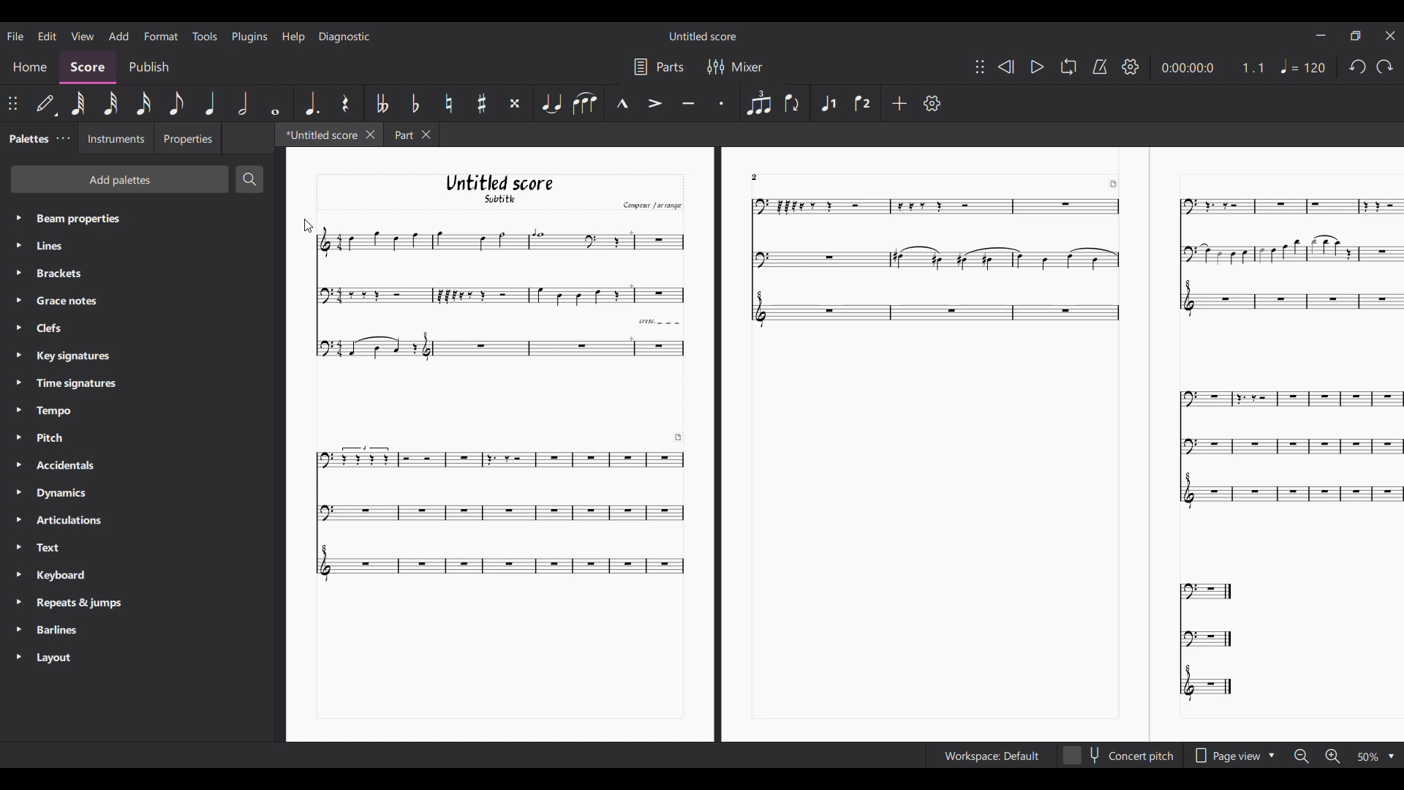 Image resolution: width=1404 pixels, height=790 pixels. What do you see at coordinates (371, 135) in the screenshot?
I see `Close` at bounding box center [371, 135].